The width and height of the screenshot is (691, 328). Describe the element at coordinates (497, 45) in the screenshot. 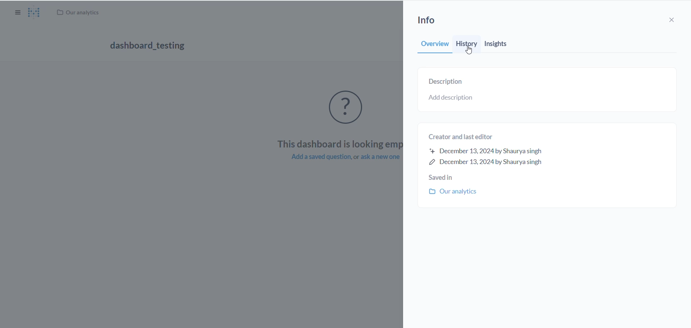

I see `insights` at that location.